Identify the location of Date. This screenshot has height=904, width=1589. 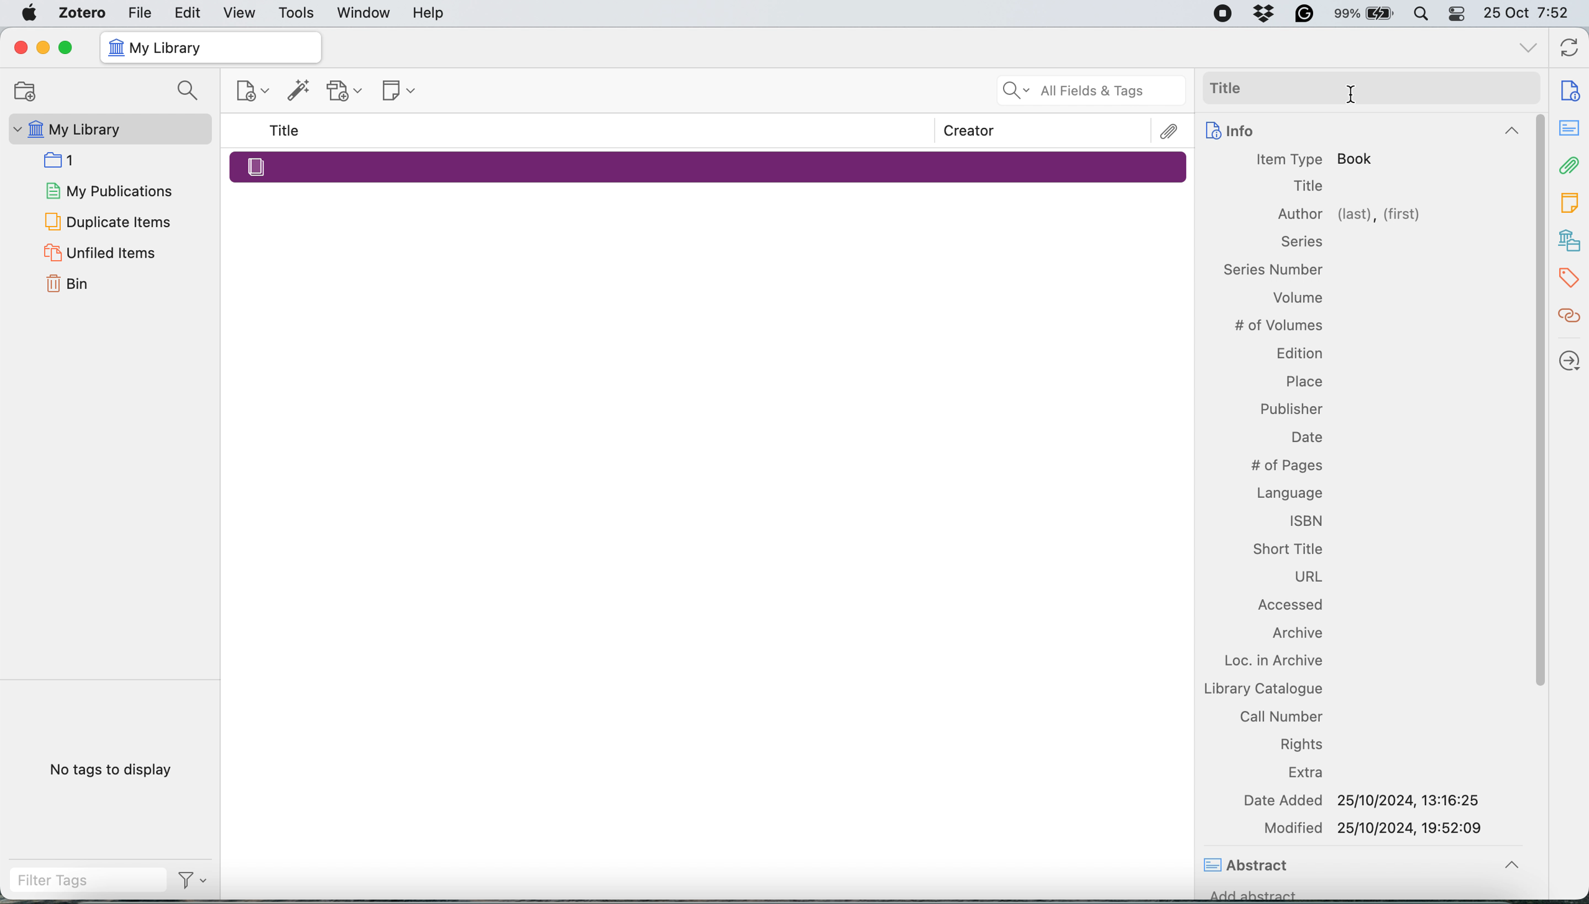
(1305, 437).